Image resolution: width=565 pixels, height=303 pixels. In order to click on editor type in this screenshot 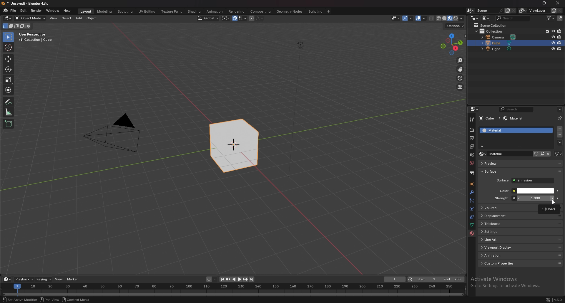, I will do `click(475, 18)`.